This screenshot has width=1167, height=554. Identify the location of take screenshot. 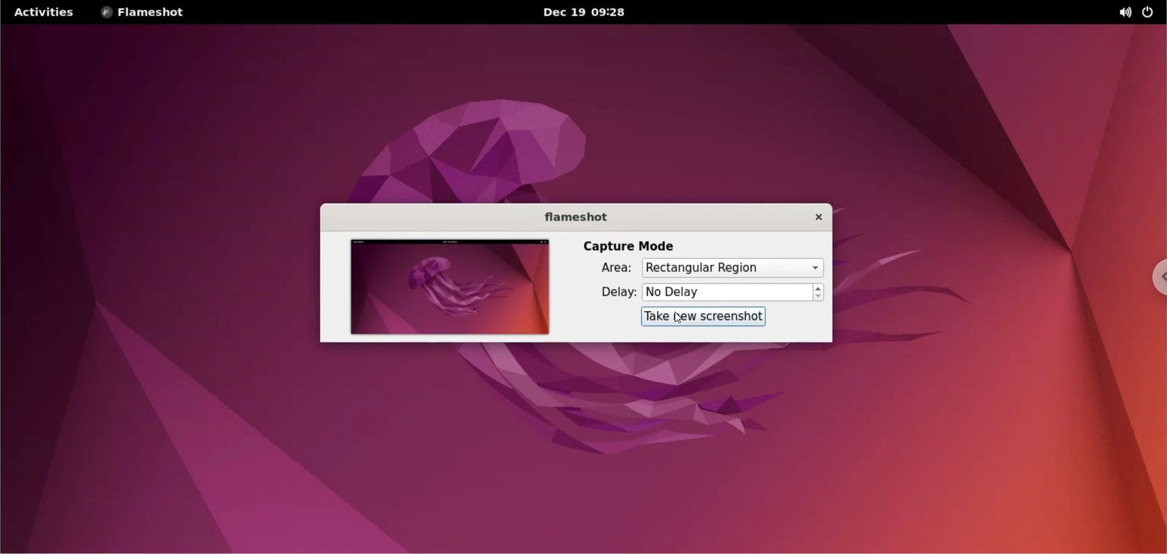
(706, 316).